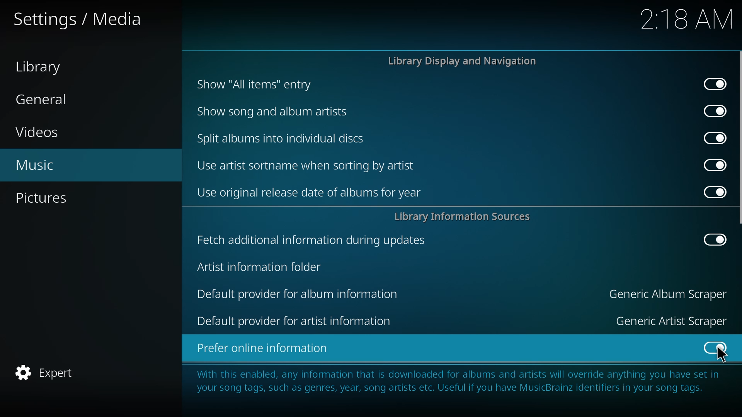 The image size is (742, 417). What do you see at coordinates (711, 165) in the screenshot?
I see `enabled` at bounding box center [711, 165].